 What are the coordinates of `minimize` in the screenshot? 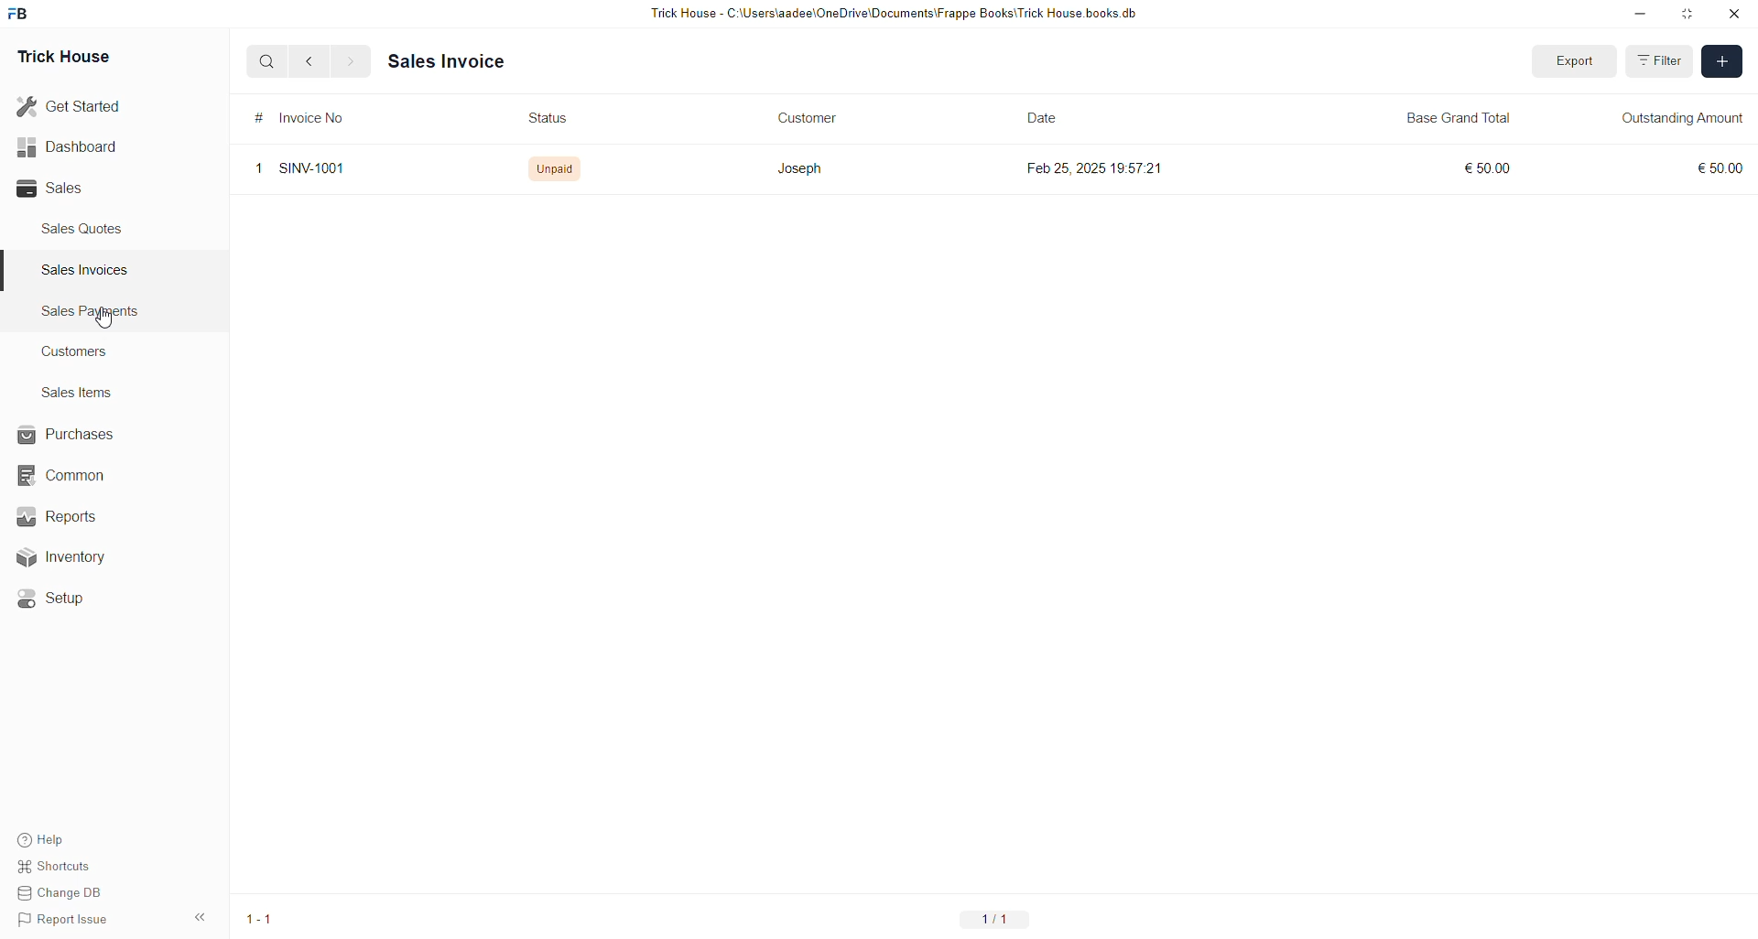 It's located at (1641, 15).